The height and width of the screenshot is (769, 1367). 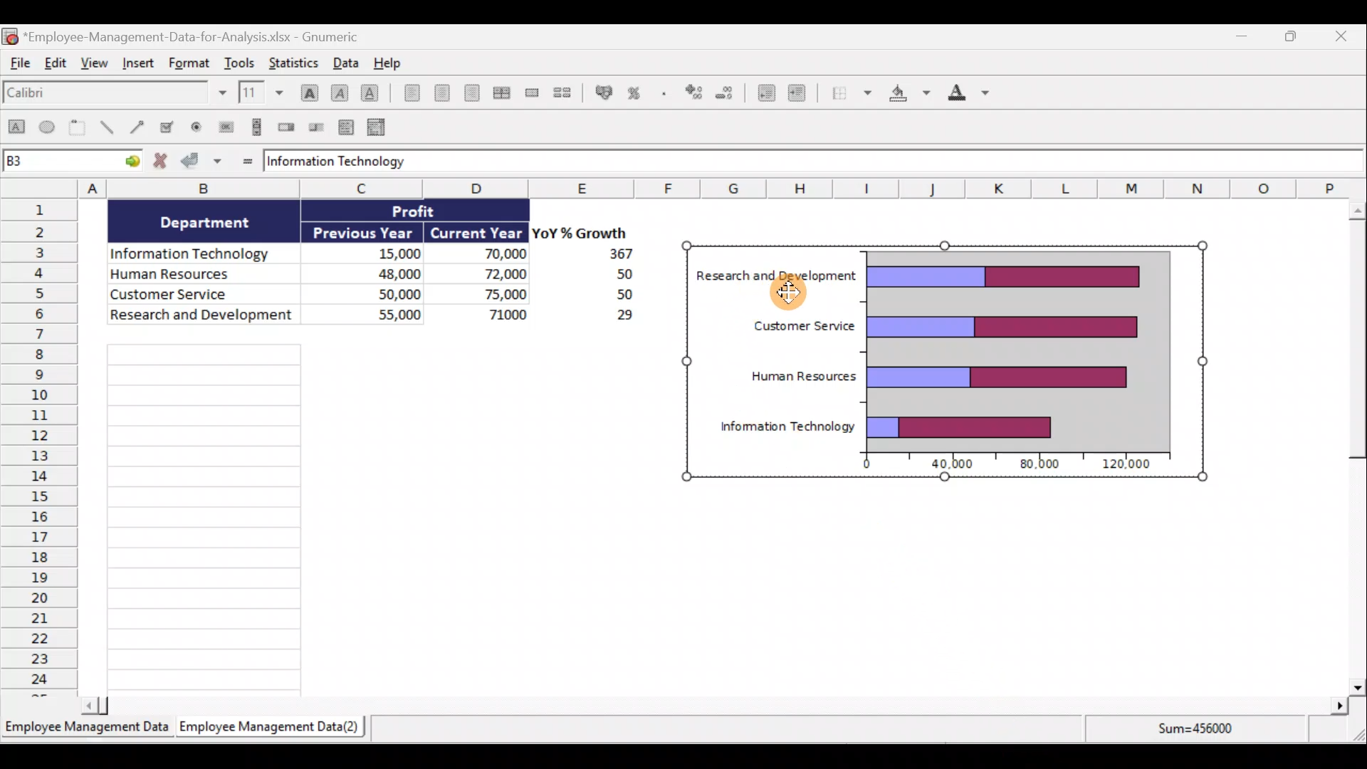 I want to click on Tools, so click(x=242, y=61).